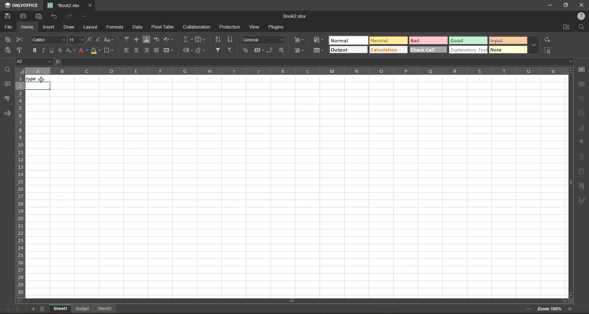  I want to click on Book2.xlsx, so click(296, 16).